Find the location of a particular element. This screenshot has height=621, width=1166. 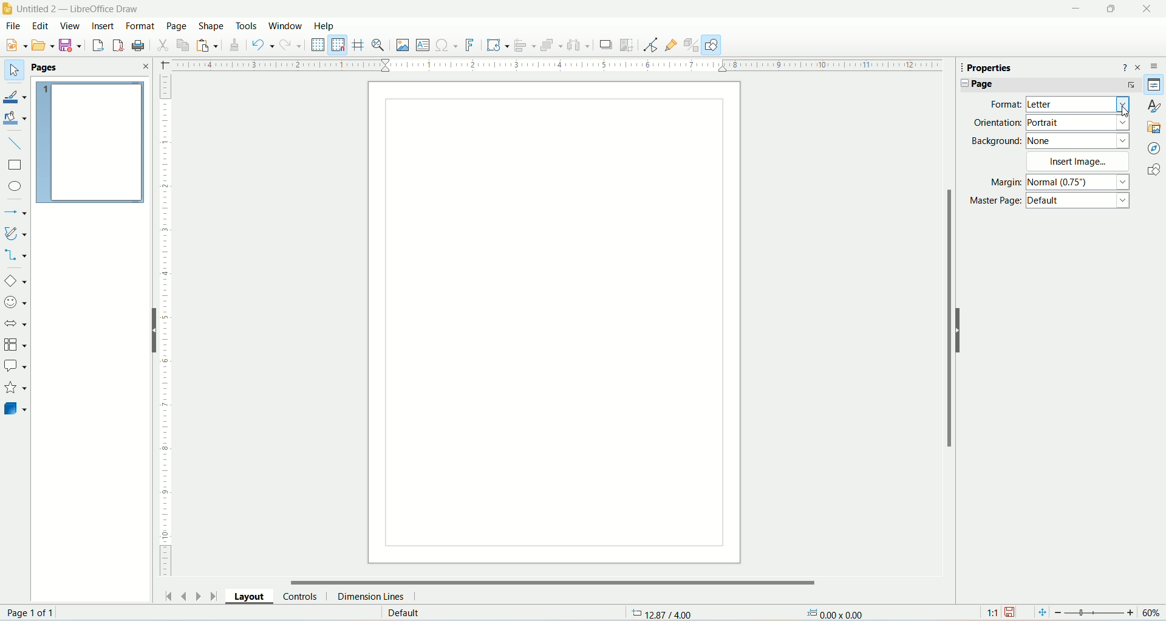

crop images is located at coordinates (606, 45).